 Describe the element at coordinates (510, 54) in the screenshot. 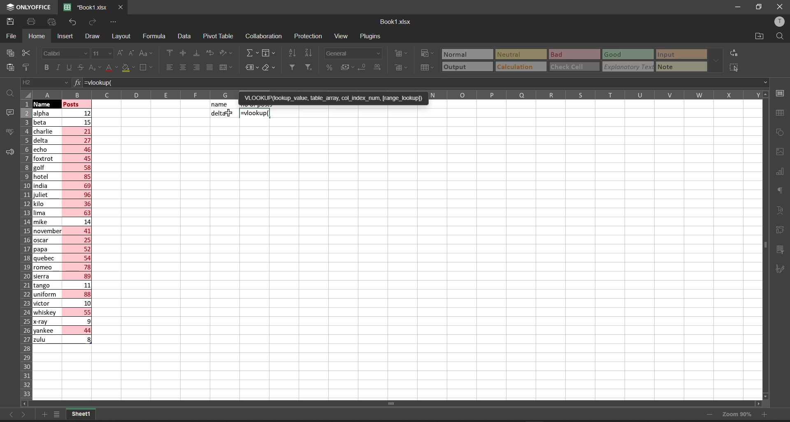

I see `Neutral` at that location.